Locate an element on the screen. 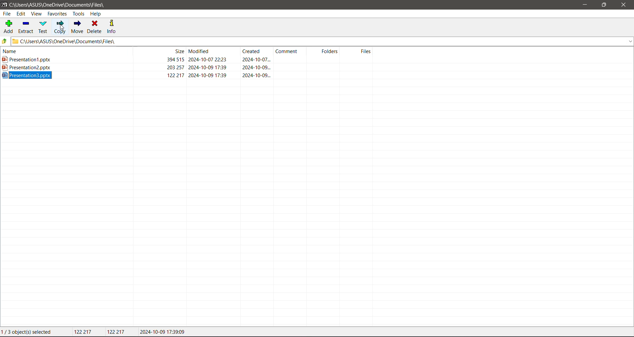 The width and height of the screenshot is (634, 337). Close is located at coordinates (625, 5).